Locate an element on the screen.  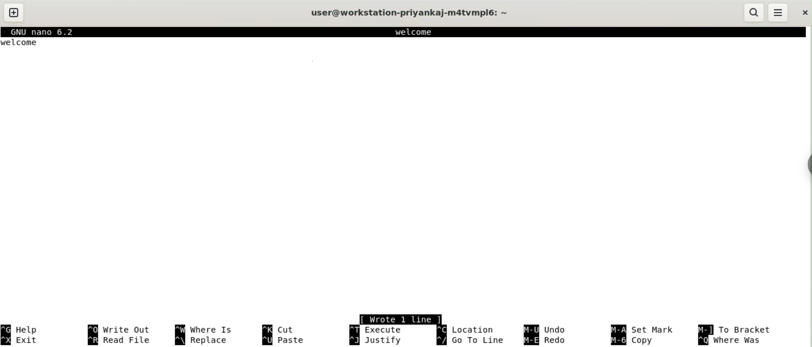
cut is located at coordinates (282, 329).